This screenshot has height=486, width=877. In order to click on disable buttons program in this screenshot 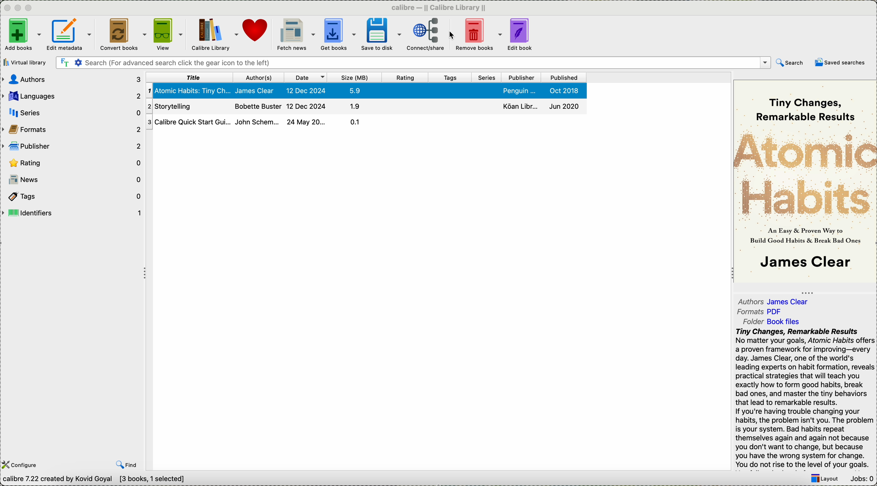, I will do `click(19, 8)`.